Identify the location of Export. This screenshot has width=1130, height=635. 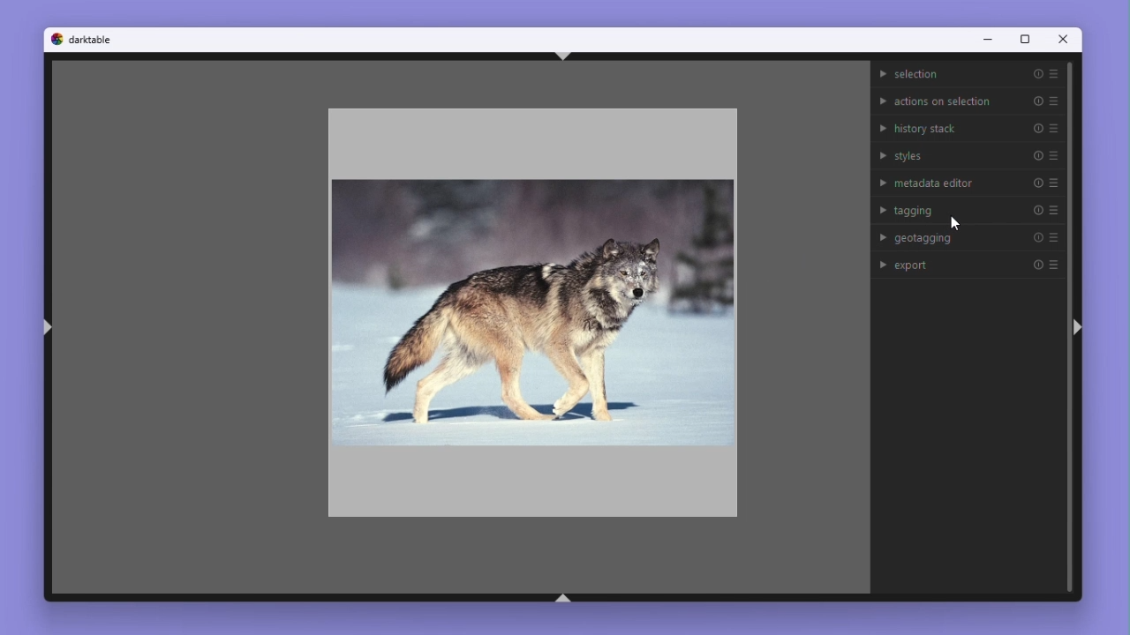
(971, 262).